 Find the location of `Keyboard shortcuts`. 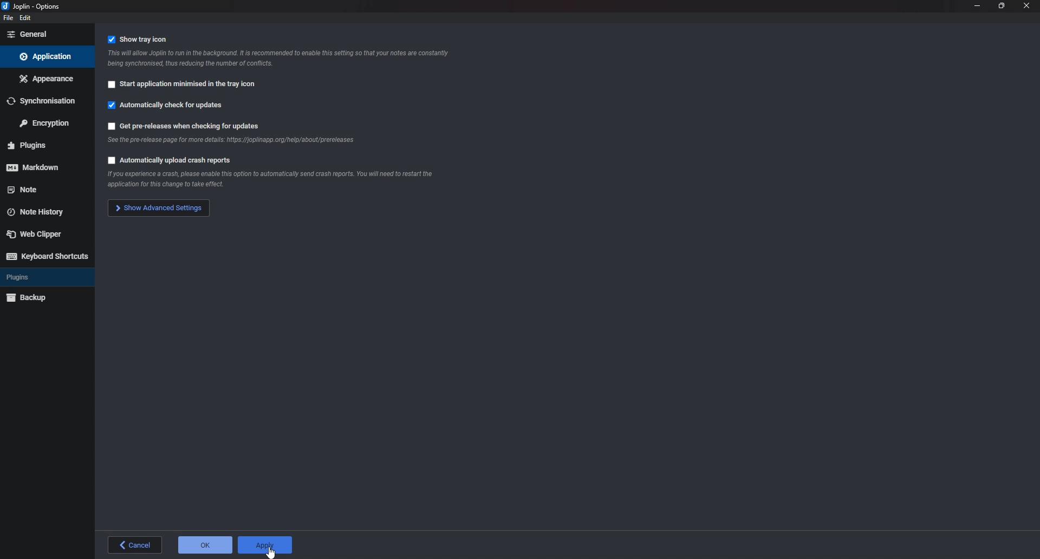

Keyboard shortcuts is located at coordinates (48, 256).